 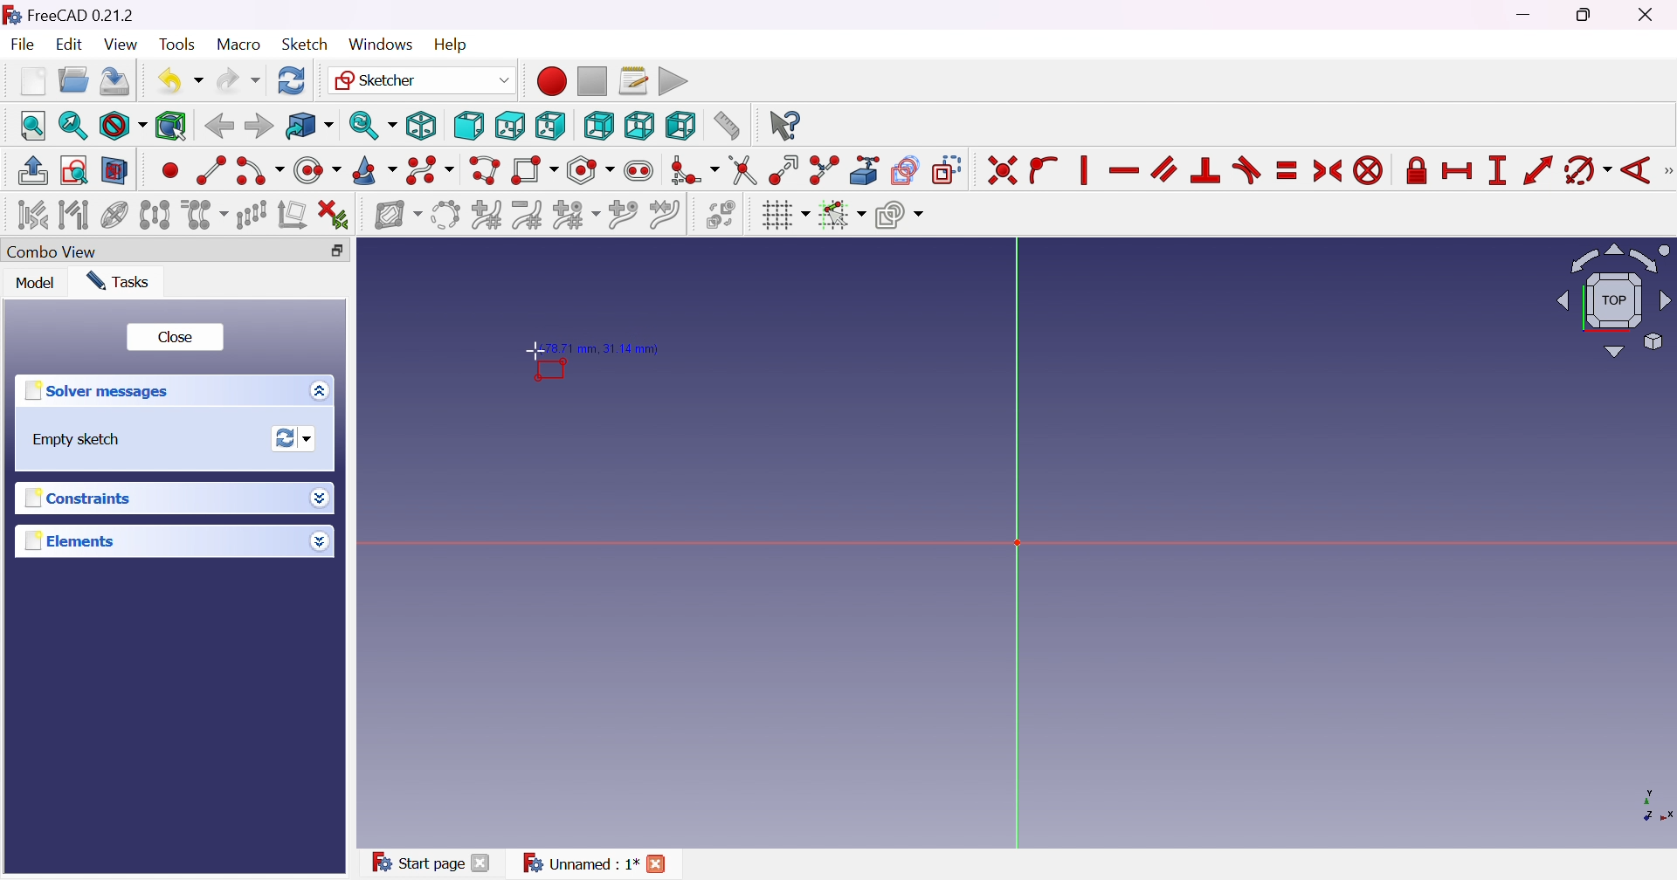 What do you see at coordinates (204, 214) in the screenshot?
I see `Clone` at bounding box center [204, 214].